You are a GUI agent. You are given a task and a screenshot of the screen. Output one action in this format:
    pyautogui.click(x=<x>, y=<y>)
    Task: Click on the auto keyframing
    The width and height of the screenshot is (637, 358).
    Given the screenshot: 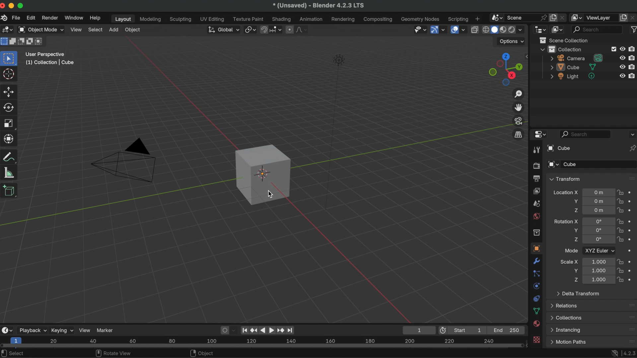 What is the action you would take?
    pyautogui.click(x=235, y=330)
    